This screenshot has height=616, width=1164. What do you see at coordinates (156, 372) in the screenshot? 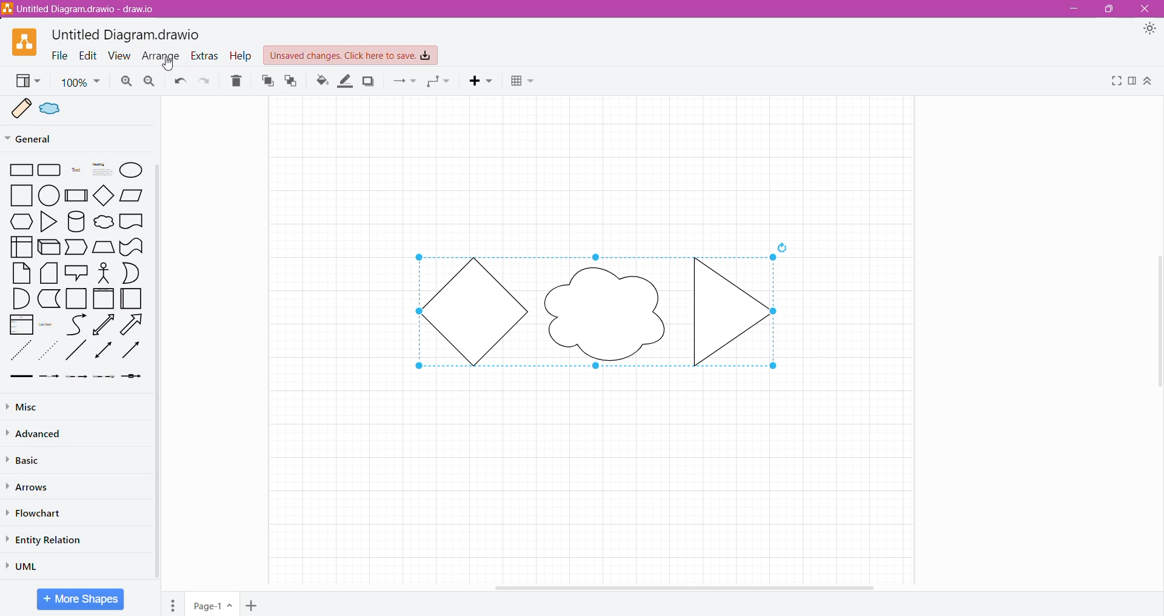
I see `Vertical Scroll Bar` at bounding box center [156, 372].